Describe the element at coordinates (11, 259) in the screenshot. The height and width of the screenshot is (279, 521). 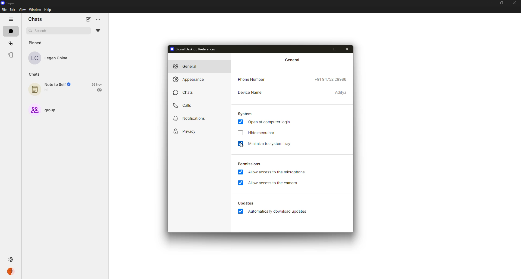
I see `settings` at that location.